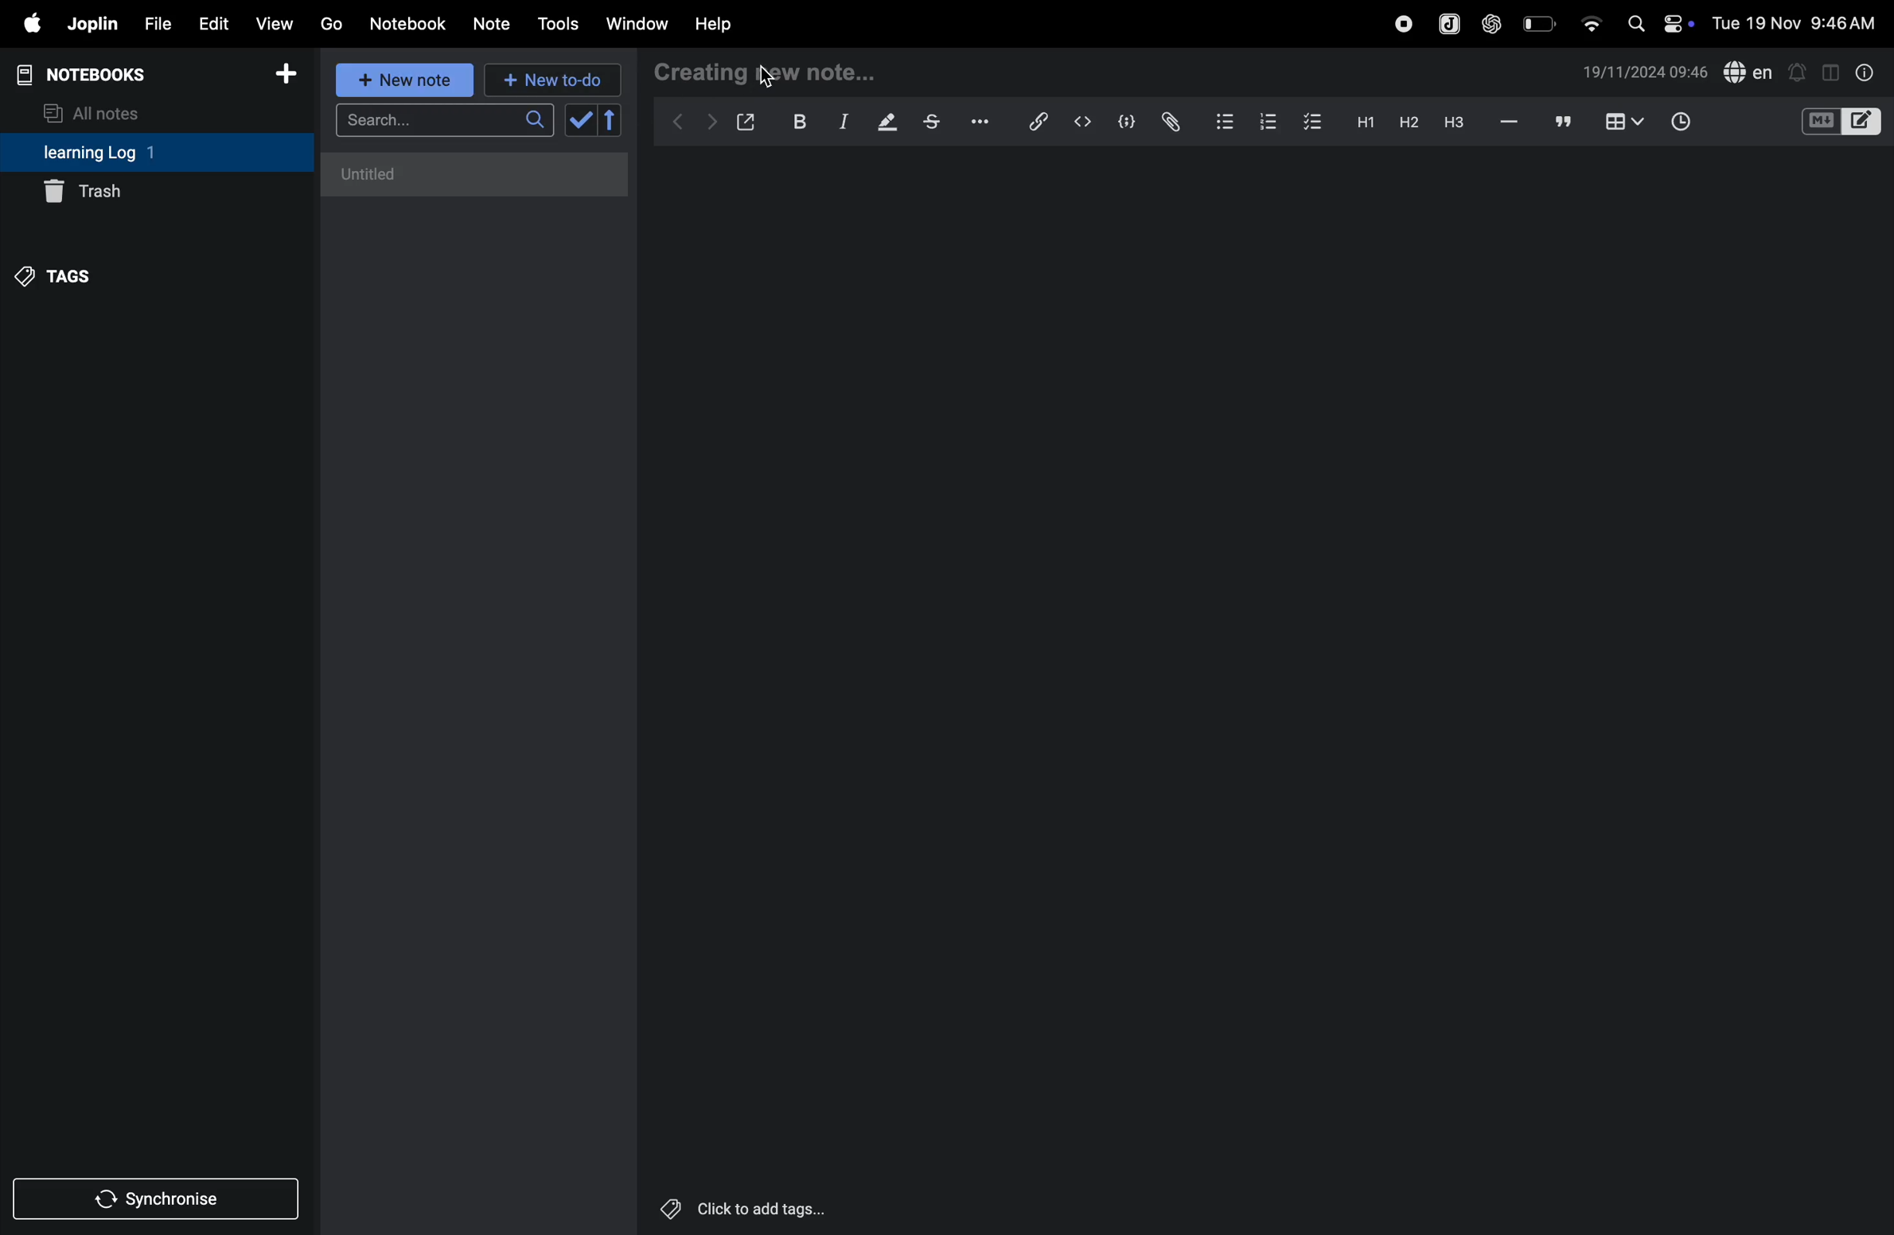 This screenshot has height=1235, width=1894. What do you see at coordinates (329, 23) in the screenshot?
I see `go` at bounding box center [329, 23].